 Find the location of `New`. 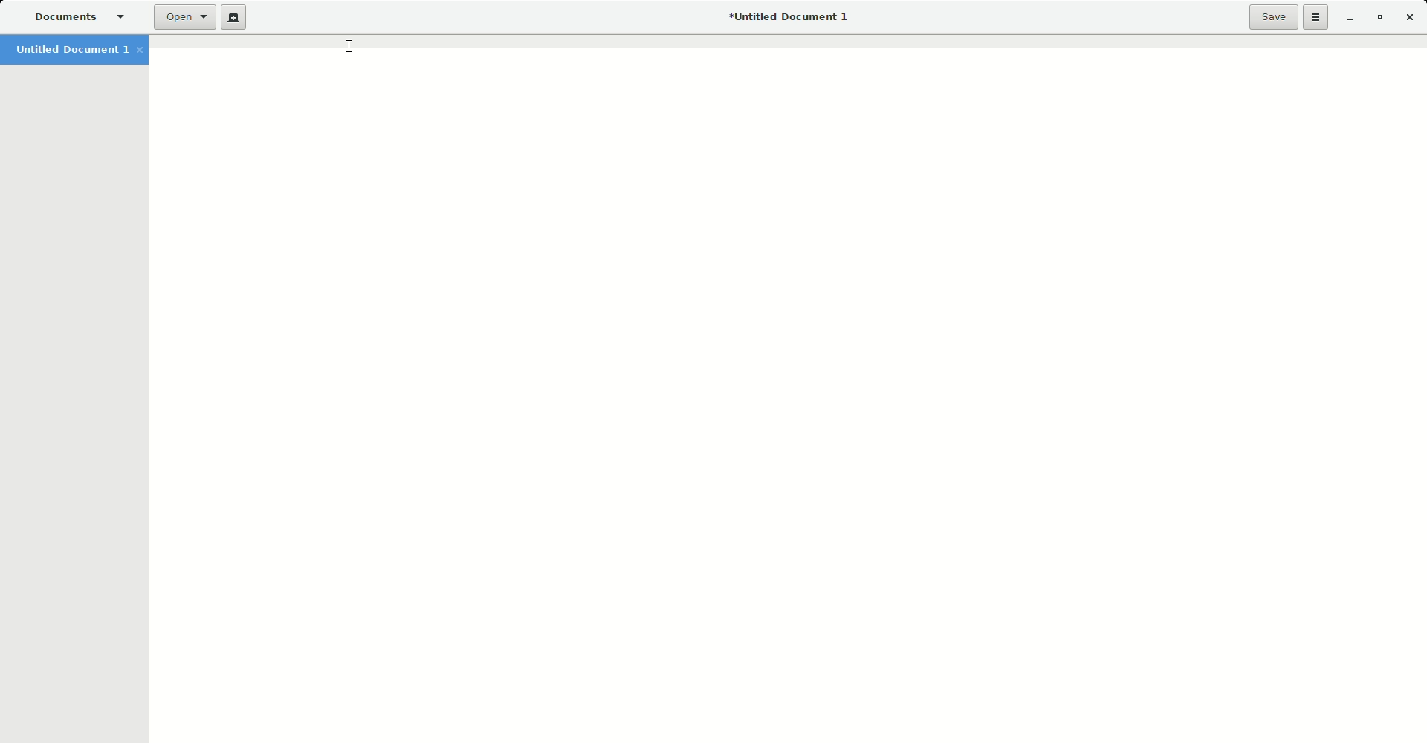

New is located at coordinates (234, 16).